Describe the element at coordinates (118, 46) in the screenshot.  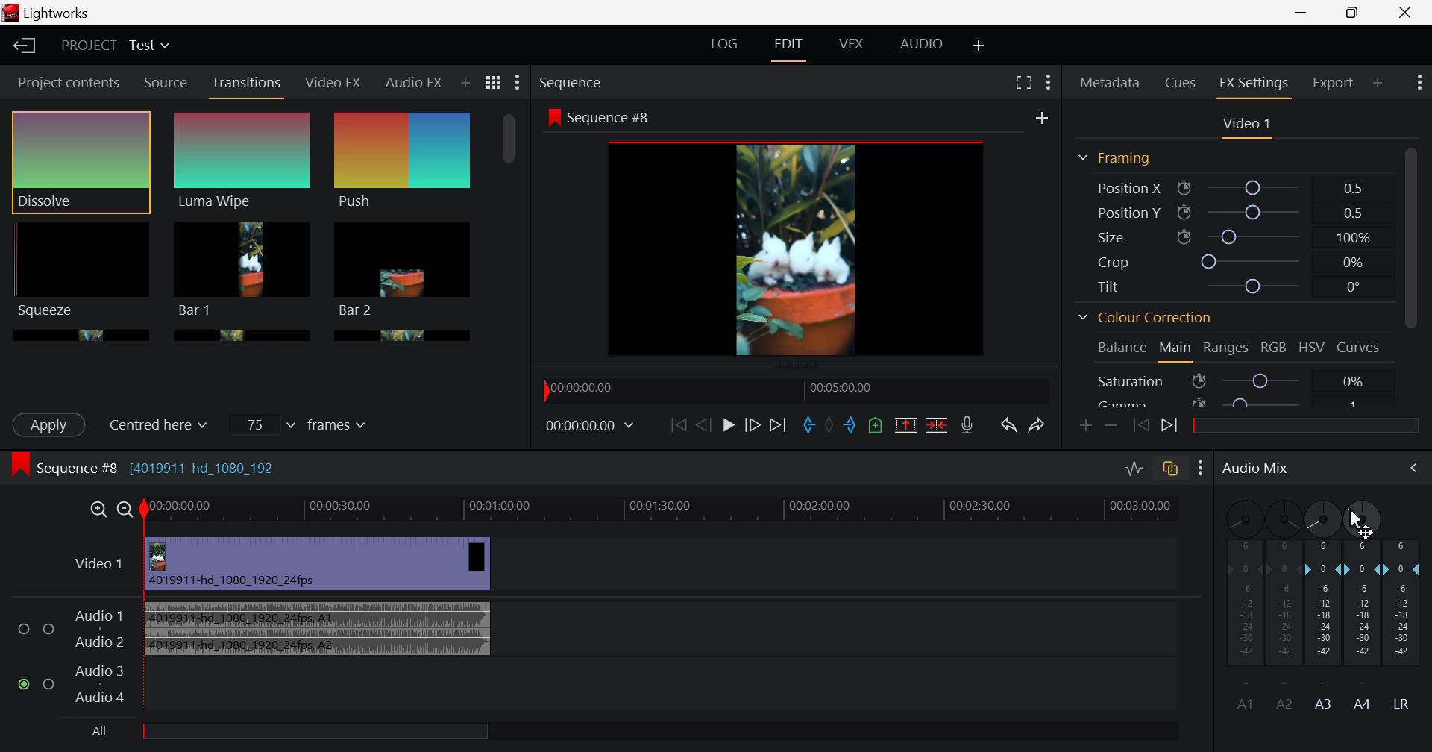
I see `Project Title` at that location.